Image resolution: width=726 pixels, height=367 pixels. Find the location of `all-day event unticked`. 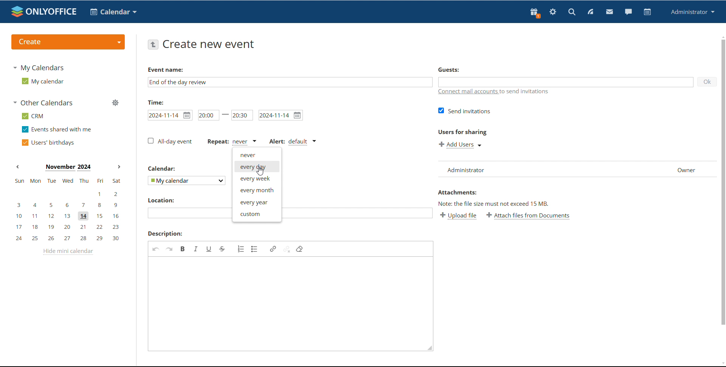

all-day event unticked is located at coordinates (169, 141).